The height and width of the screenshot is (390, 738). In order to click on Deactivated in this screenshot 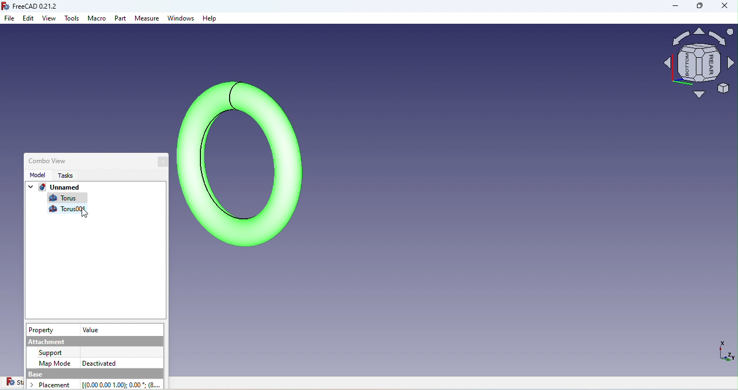, I will do `click(99, 362)`.